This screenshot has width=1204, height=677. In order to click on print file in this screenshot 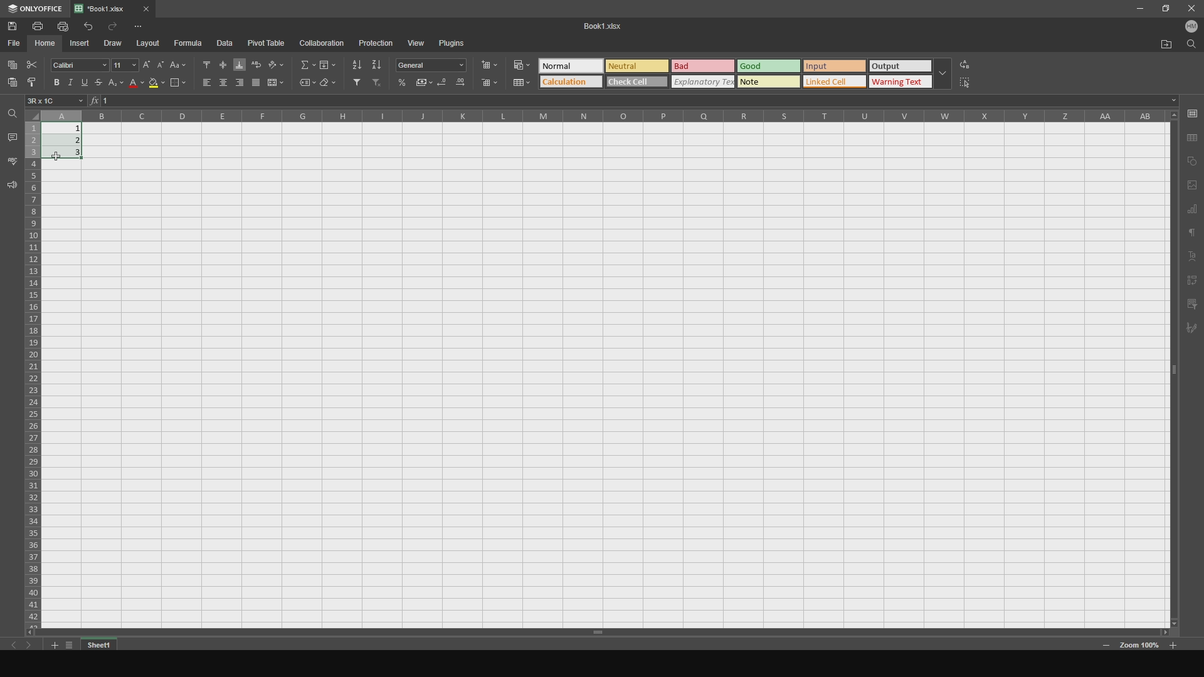, I will do `click(63, 26)`.